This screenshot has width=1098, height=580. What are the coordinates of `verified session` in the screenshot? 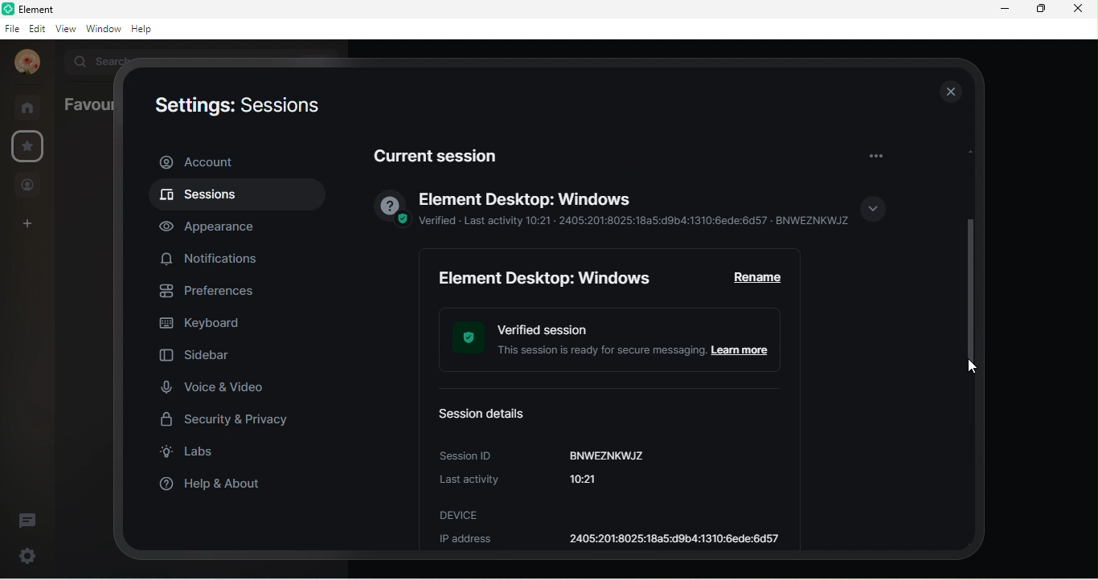 It's located at (618, 341).